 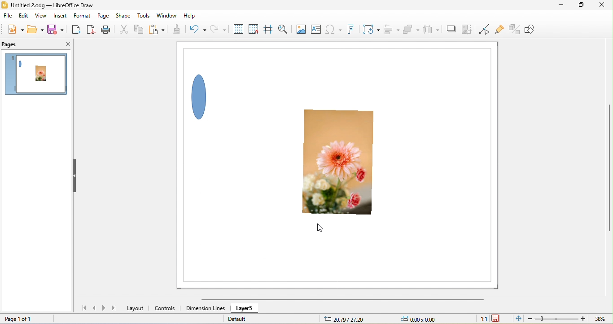 I want to click on vertical scroll bar, so click(x=608, y=169).